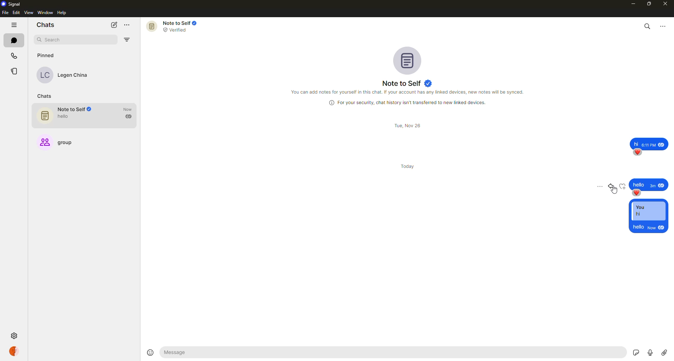 This screenshot has width=674, height=361. I want to click on minimize, so click(632, 4).